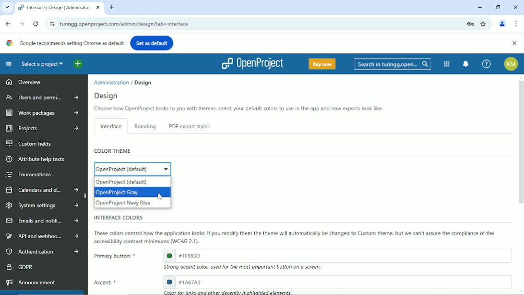  Describe the element at coordinates (503, 23) in the screenshot. I see `Account` at that location.